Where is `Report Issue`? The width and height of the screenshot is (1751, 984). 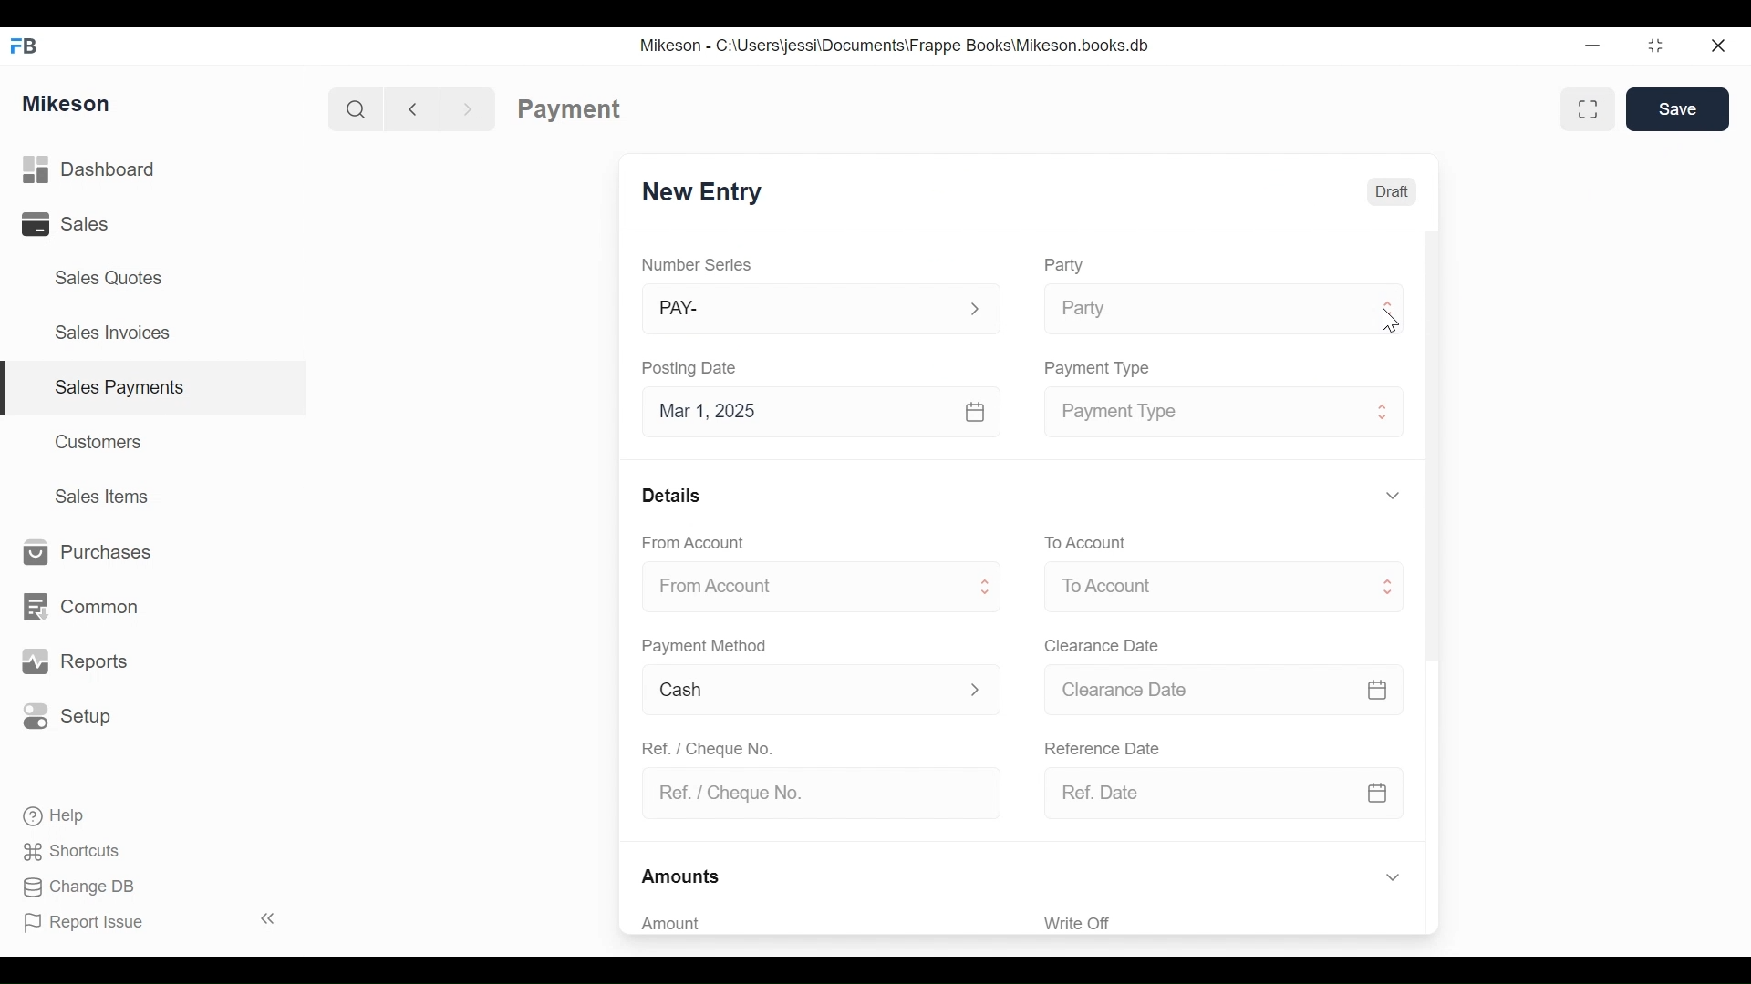
Report Issue is located at coordinates (92, 923).